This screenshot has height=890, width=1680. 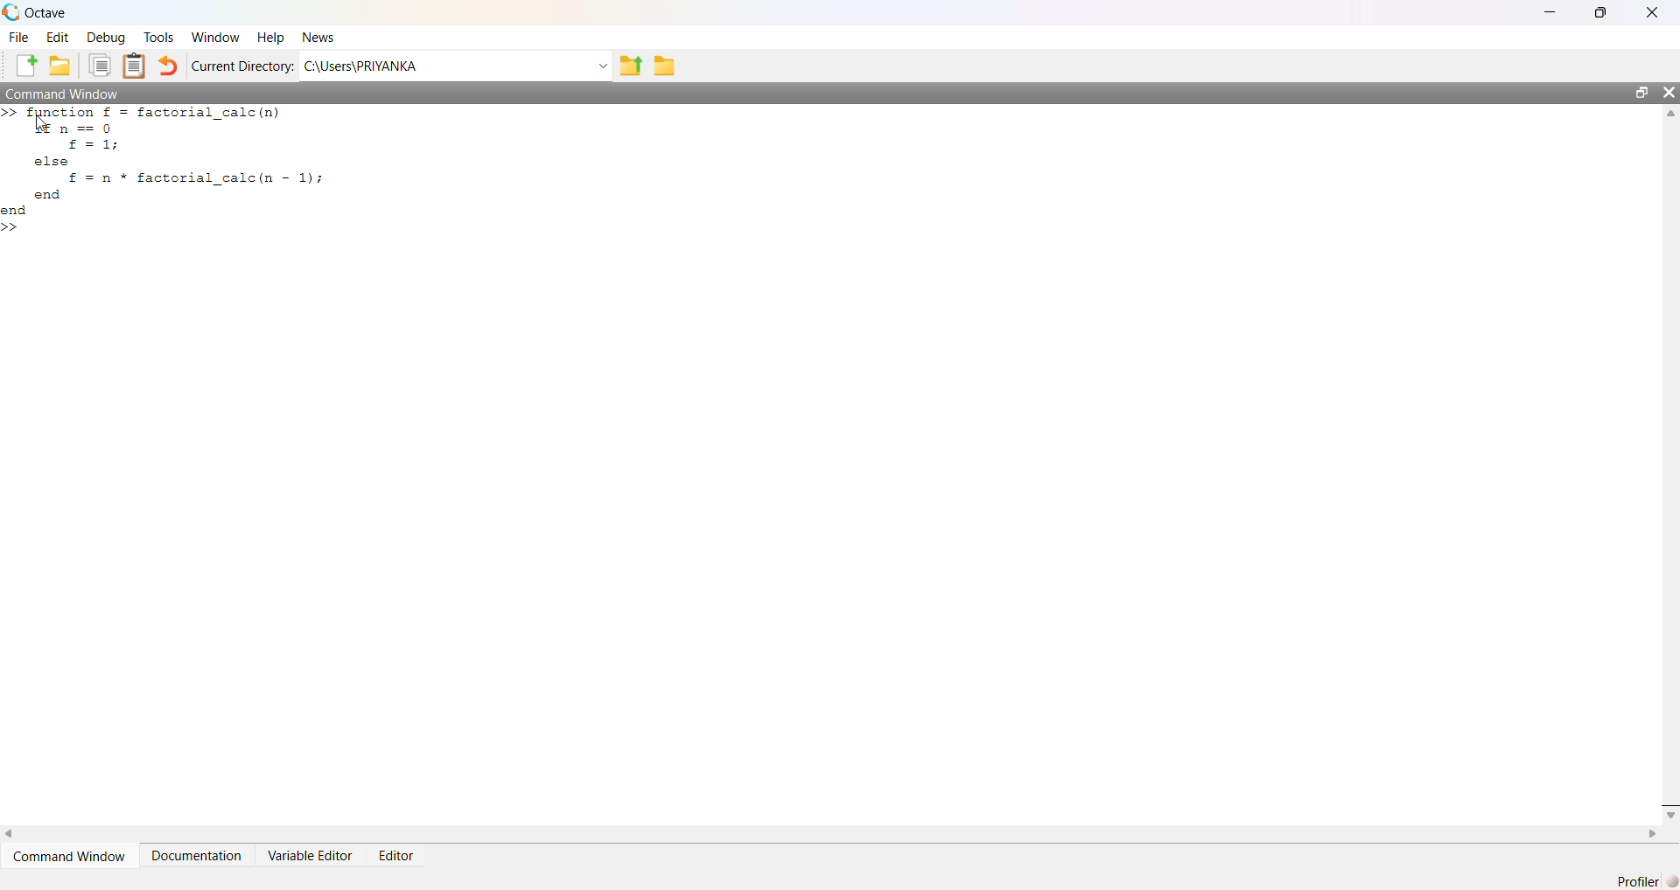 I want to click on scroll up, so click(x=1669, y=114).